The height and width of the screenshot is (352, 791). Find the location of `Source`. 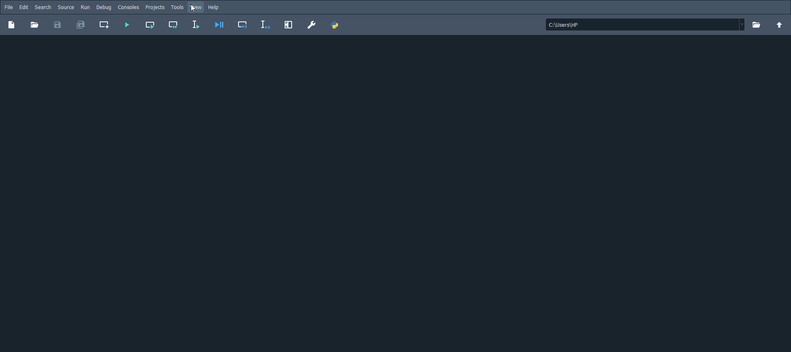

Source is located at coordinates (66, 7).